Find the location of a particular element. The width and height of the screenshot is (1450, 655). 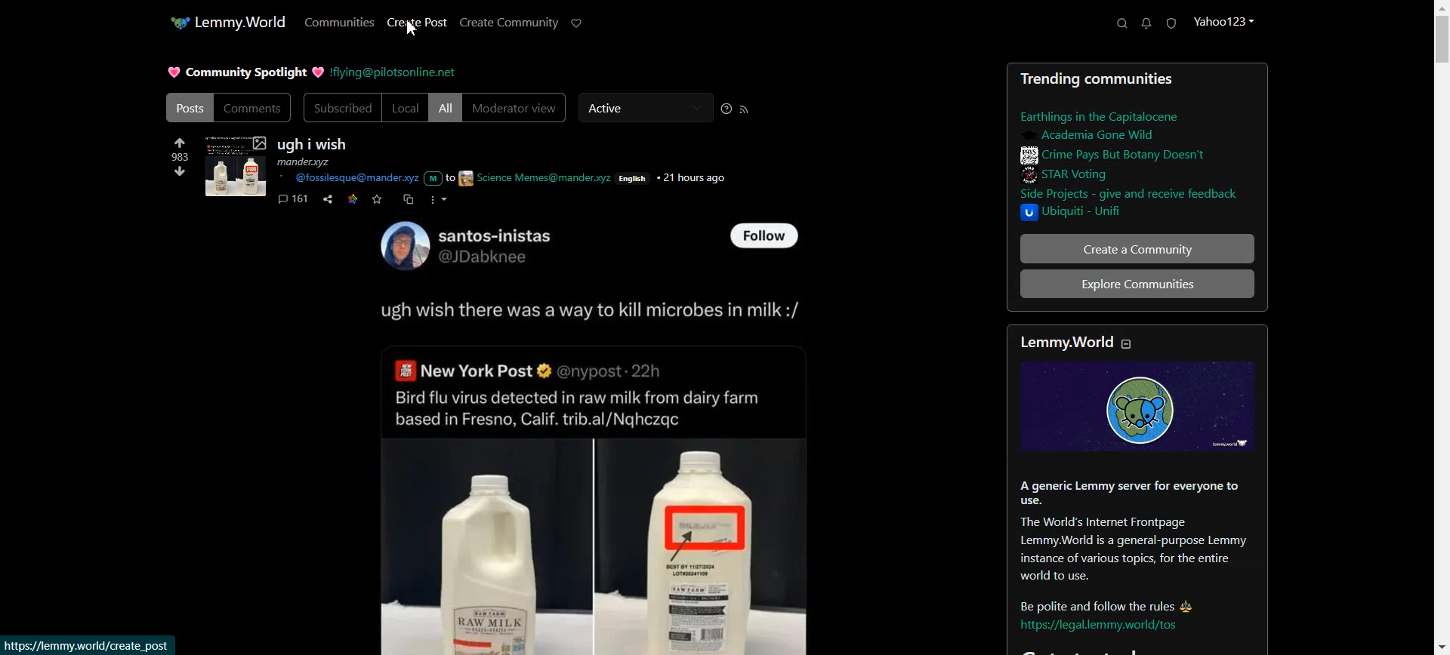

Local is located at coordinates (407, 107).